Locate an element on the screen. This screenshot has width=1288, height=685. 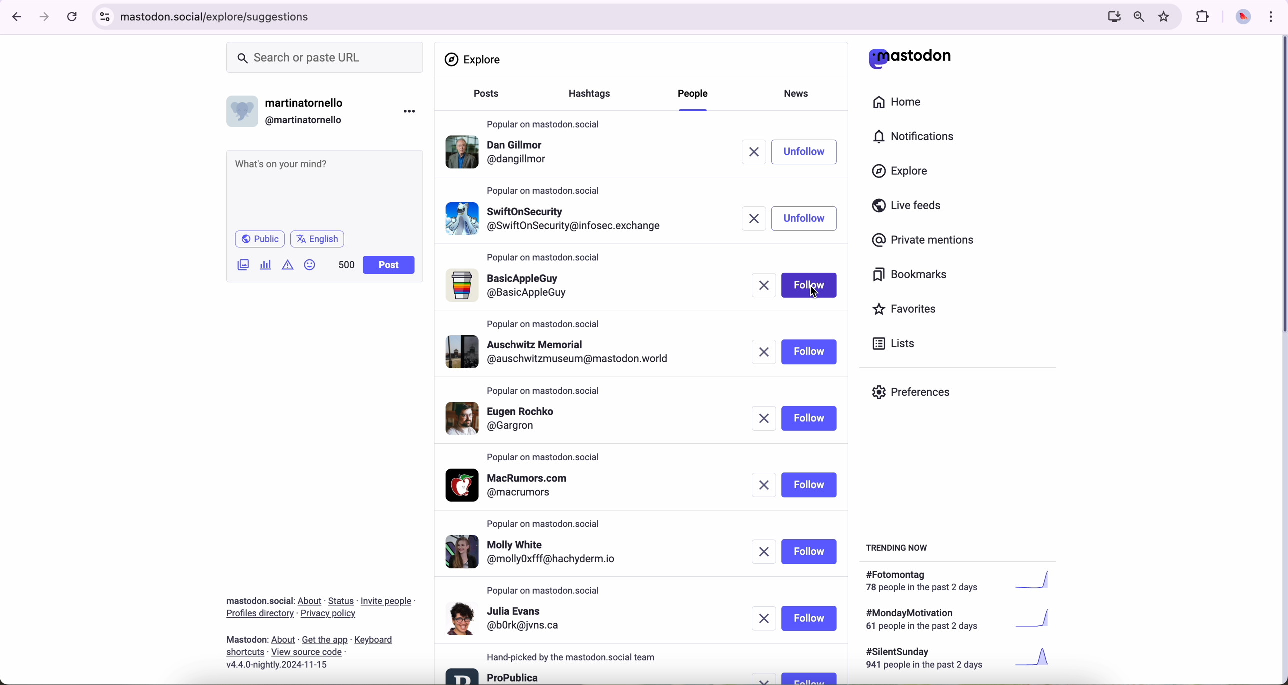
about is located at coordinates (320, 629).